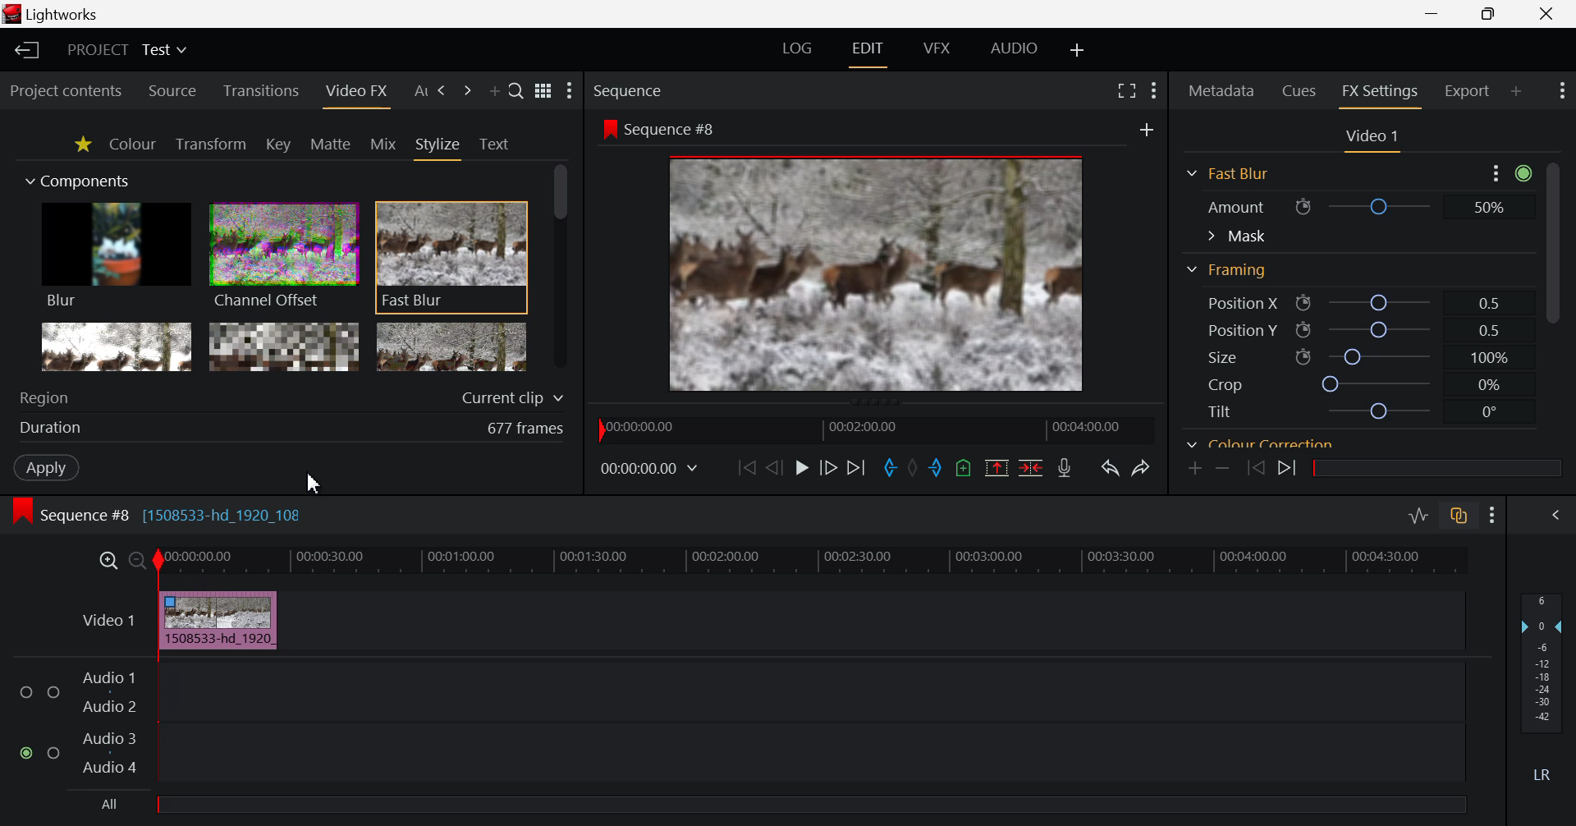  Describe the element at coordinates (870, 55) in the screenshot. I see `EDIT Layout` at that location.